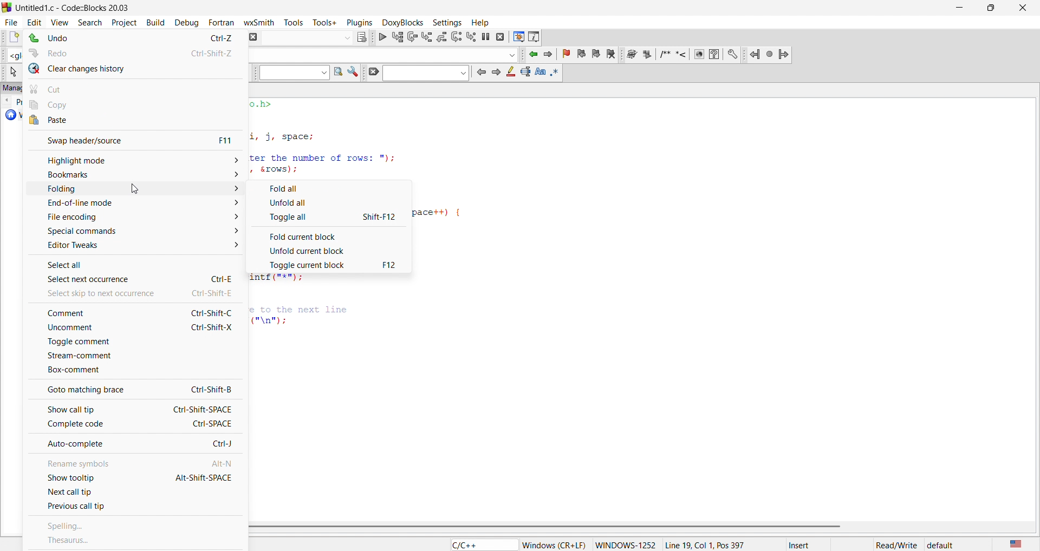 Image resolution: width=1040 pixels, height=551 pixels. I want to click on debugging window, so click(518, 37).